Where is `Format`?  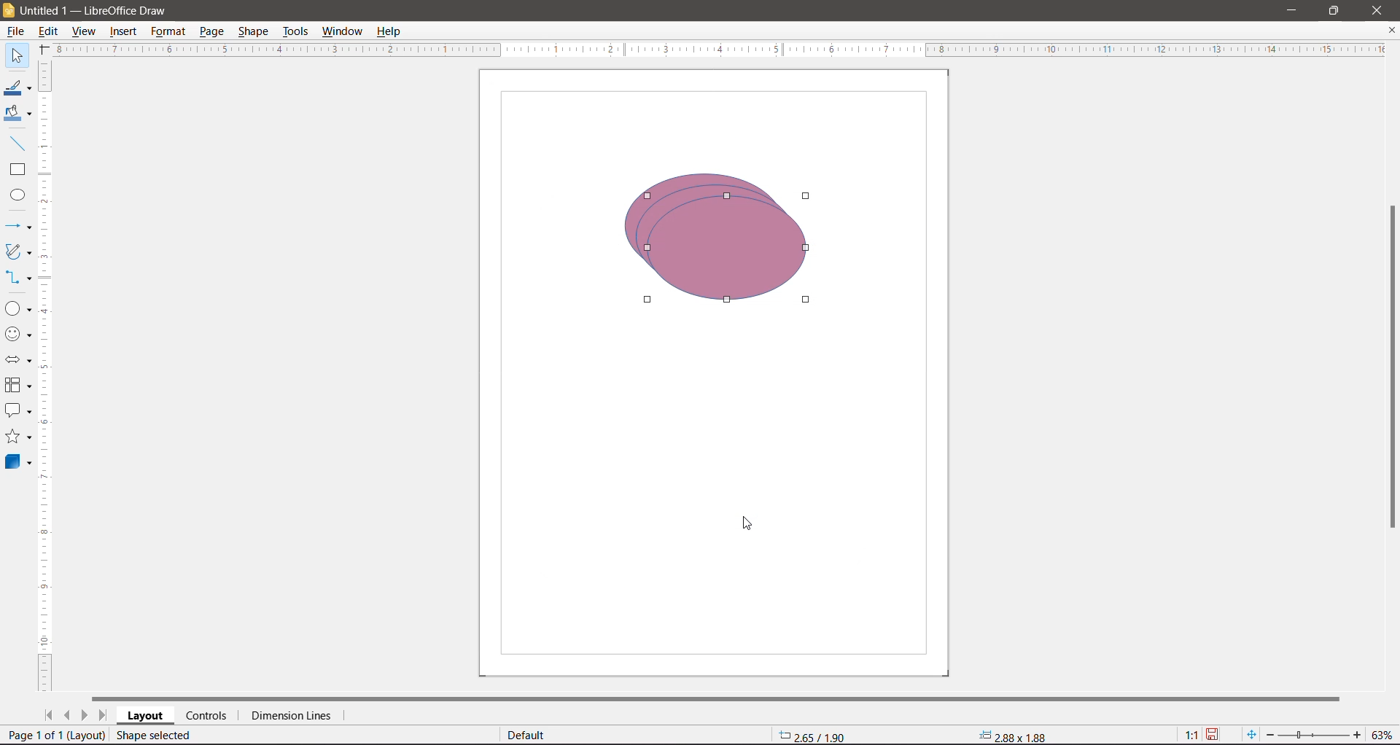 Format is located at coordinates (168, 31).